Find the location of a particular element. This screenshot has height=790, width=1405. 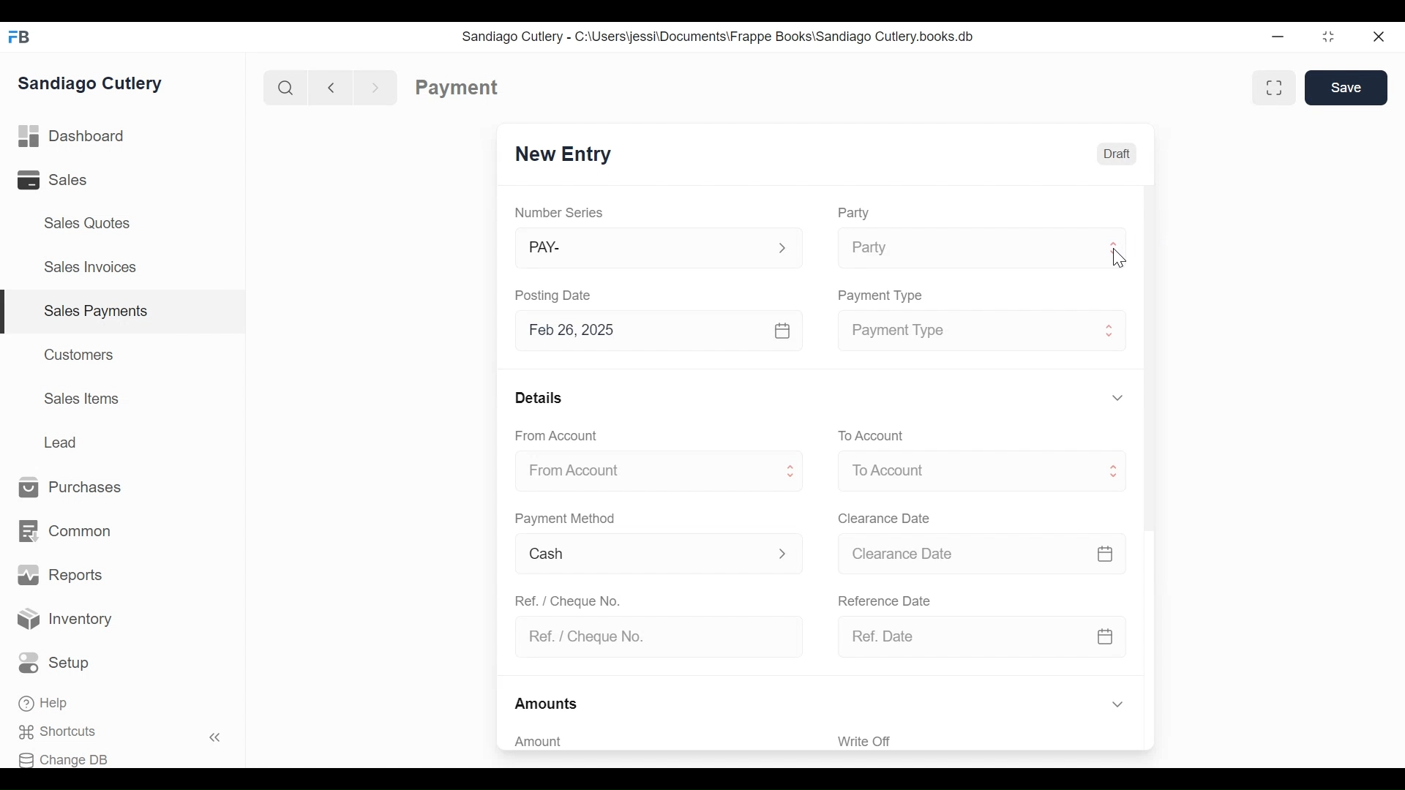

| Sales Payments is located at coordinates (124, 312).